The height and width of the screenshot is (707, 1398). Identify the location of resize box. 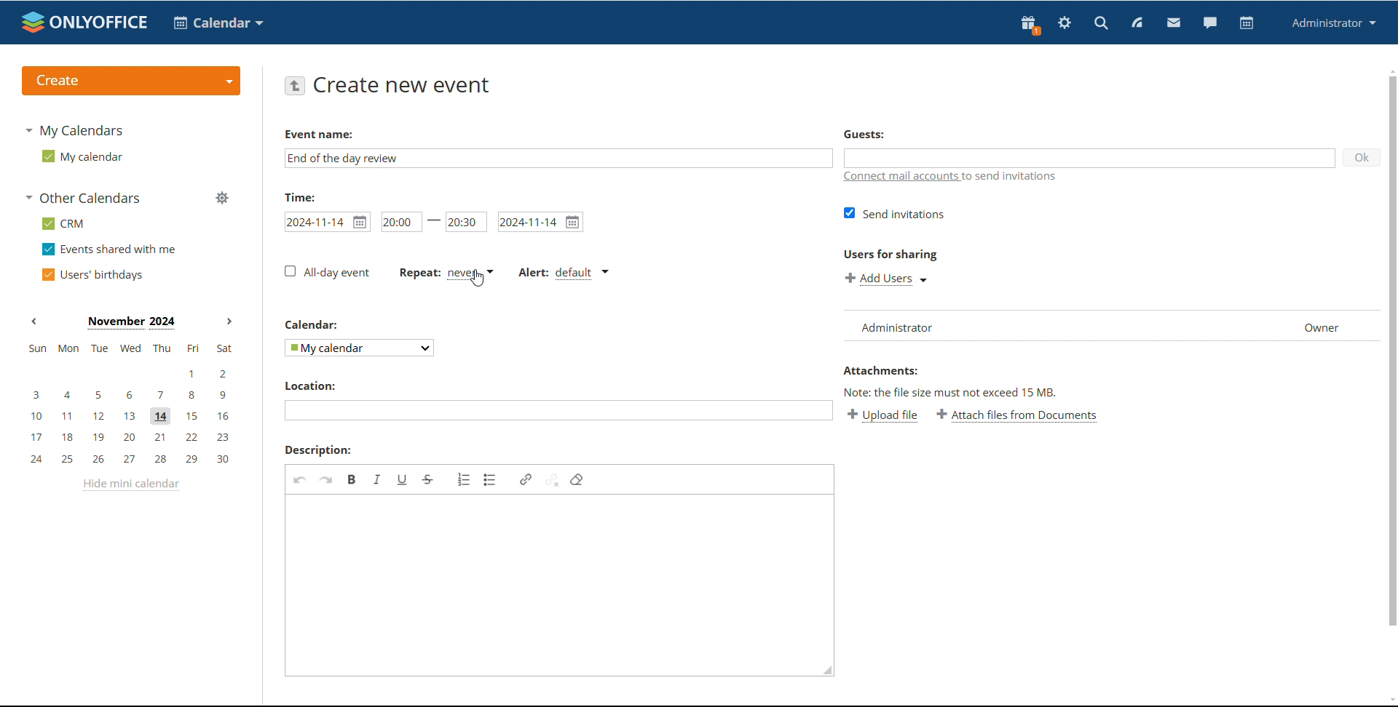
(824, 673).